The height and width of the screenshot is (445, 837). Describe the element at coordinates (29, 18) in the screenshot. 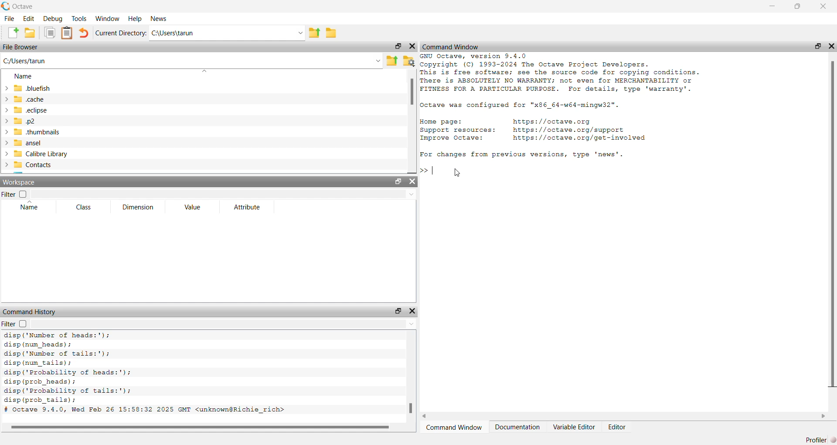

I see `Edit` at that location.